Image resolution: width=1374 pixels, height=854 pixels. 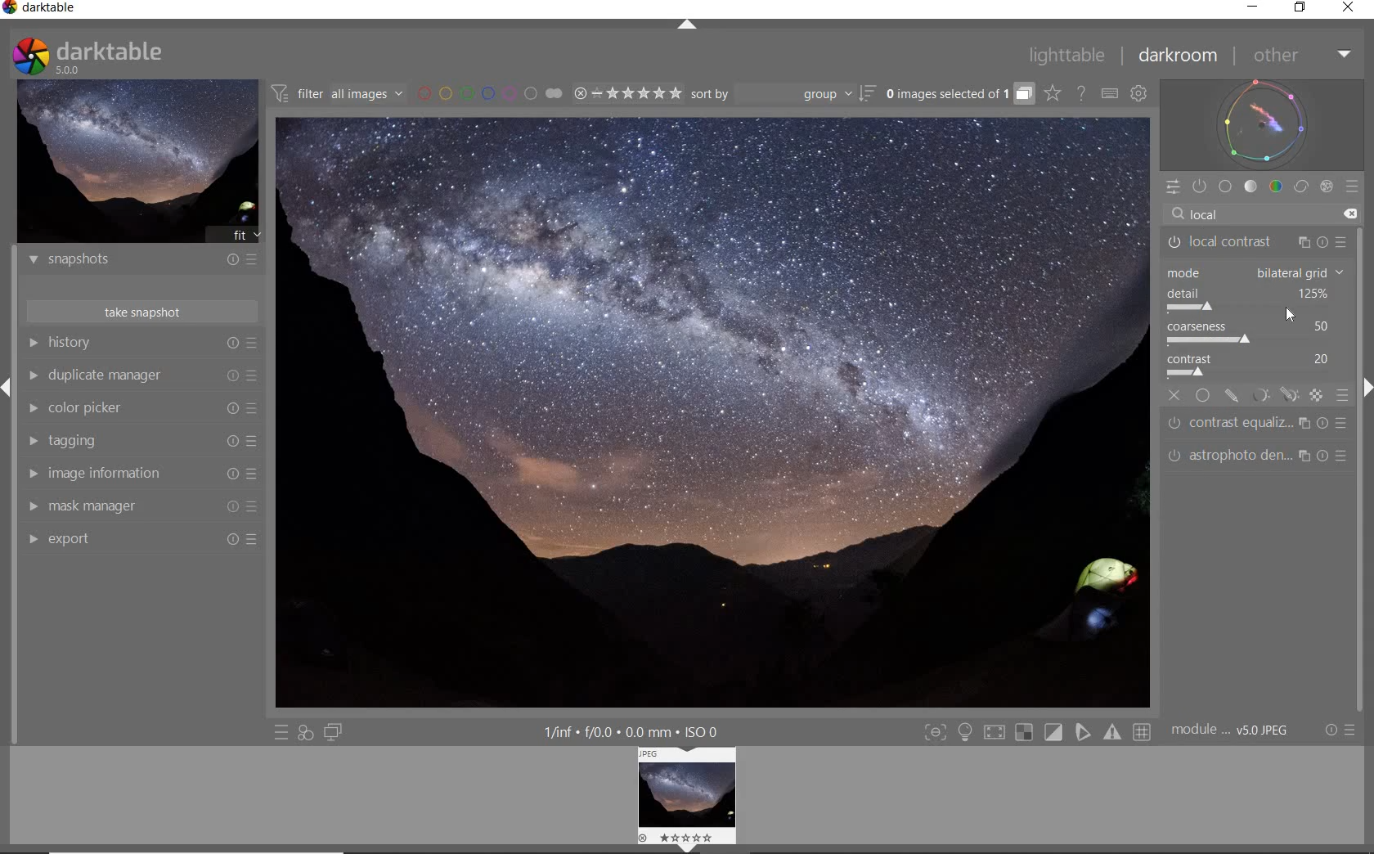 What do you see at coordinates (1338, 236) in the screenshot?
I see `presets` at bounding box center [1338, 236].